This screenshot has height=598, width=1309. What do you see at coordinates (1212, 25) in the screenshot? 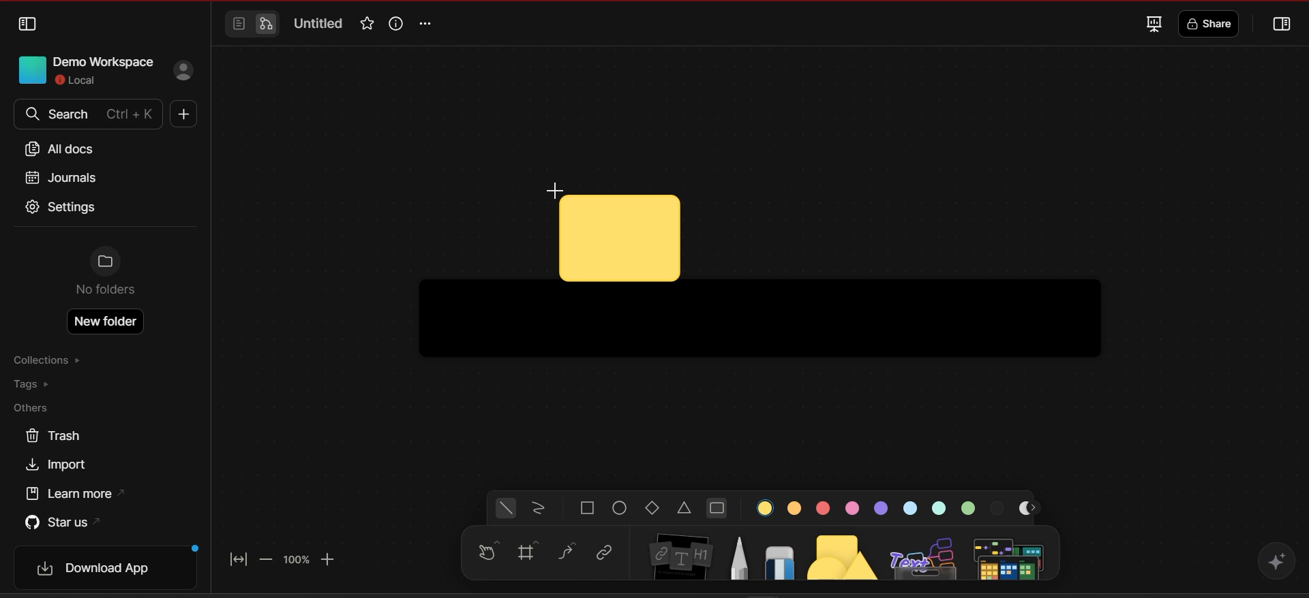
I see `share` at bounding box center [1212, 25].